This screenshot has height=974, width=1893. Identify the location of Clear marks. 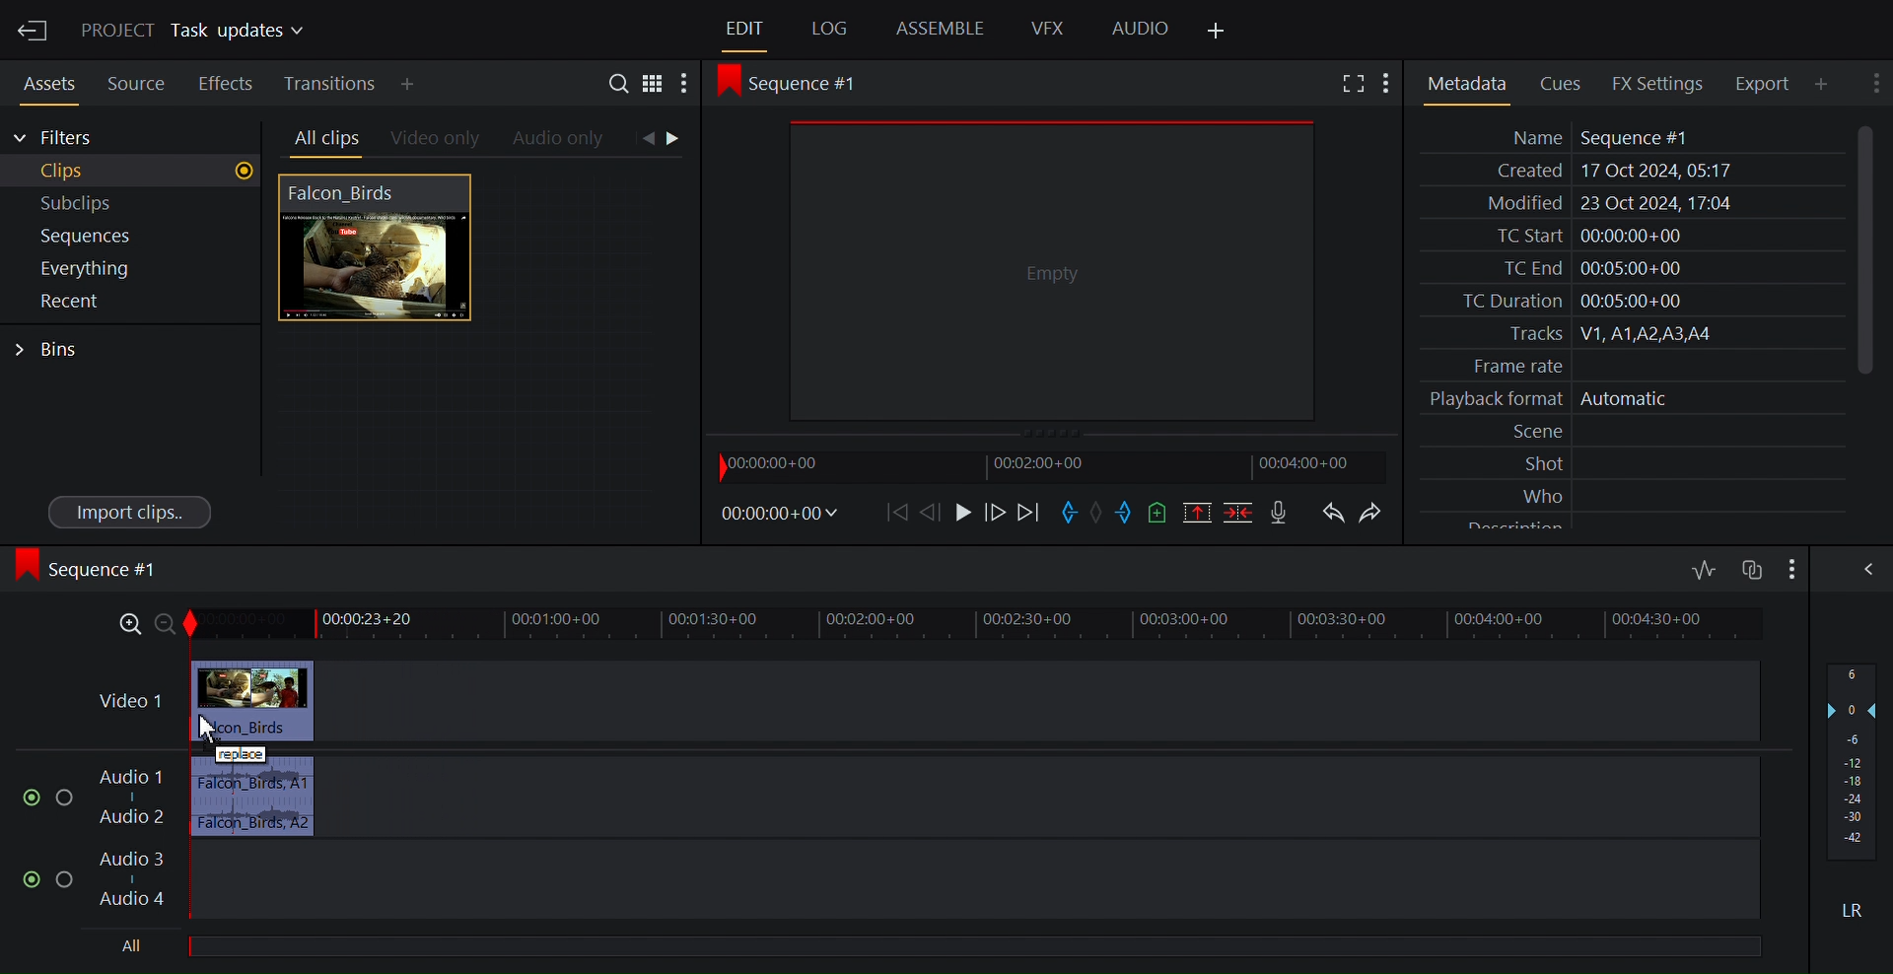
(1096, 512).